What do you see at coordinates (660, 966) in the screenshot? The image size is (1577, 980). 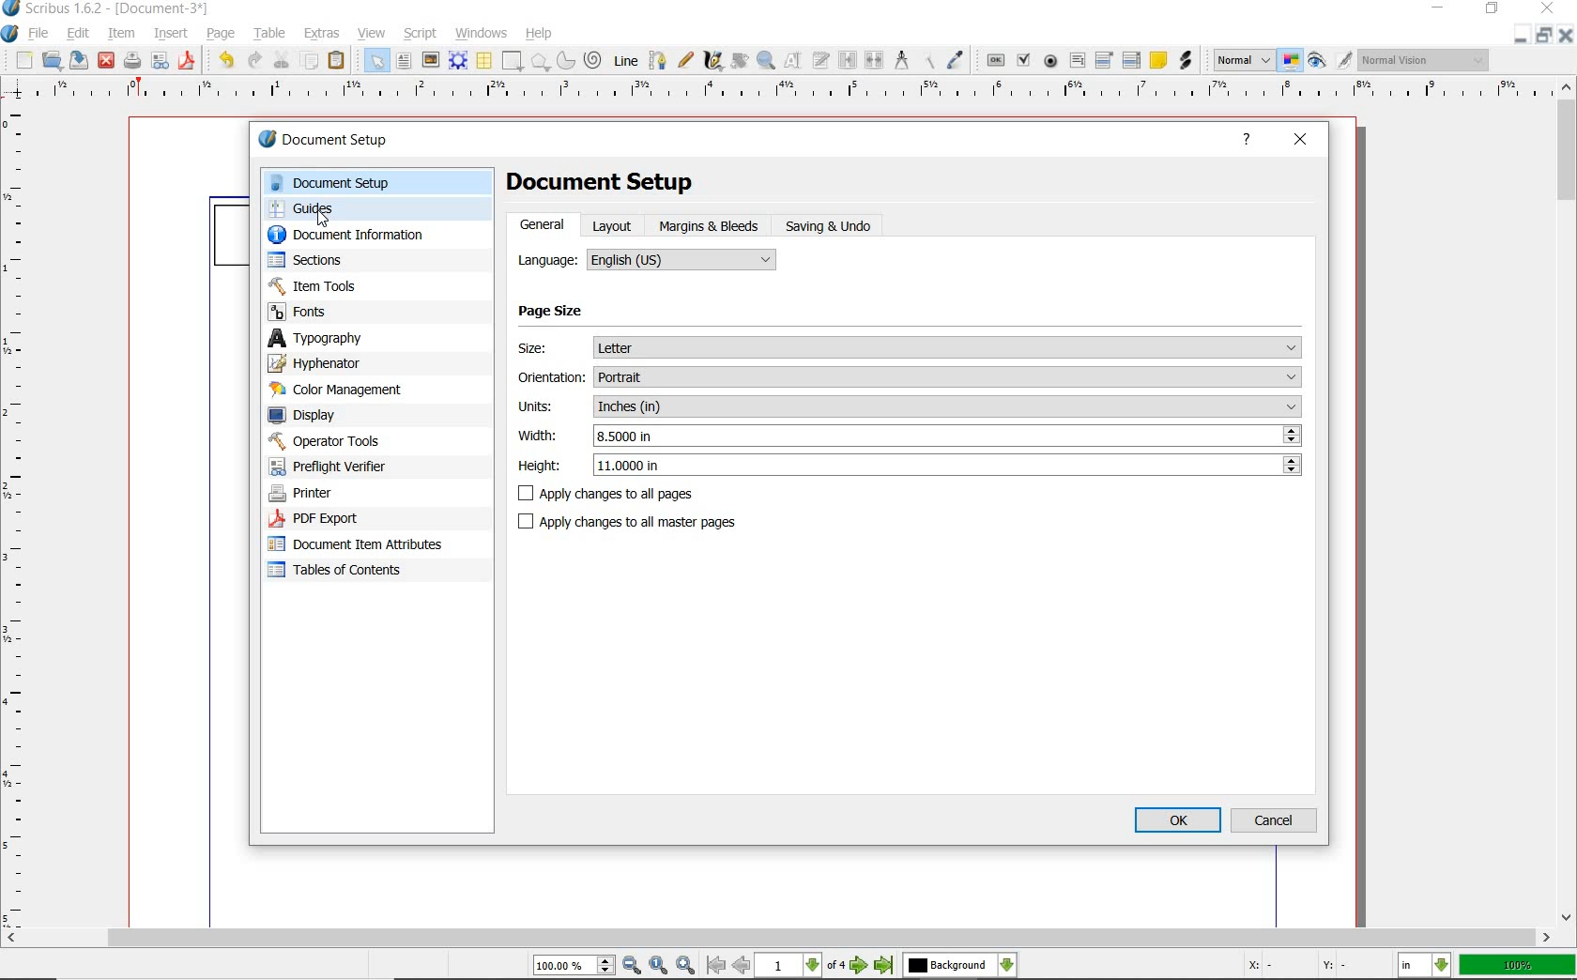 I see `zoom to 100%` at bounding box center [660, 966].